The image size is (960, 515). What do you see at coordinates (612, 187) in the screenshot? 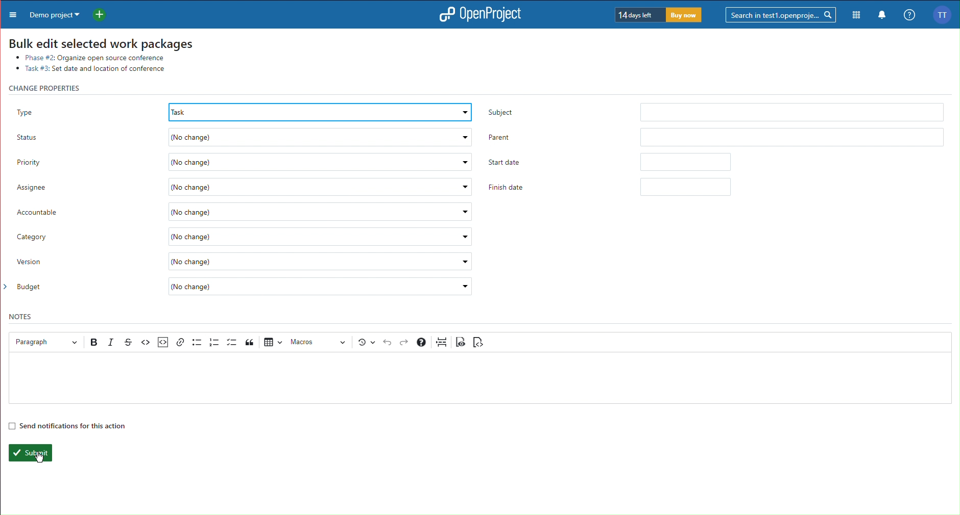
I see `Finish date` at bounding box center [612, 187].